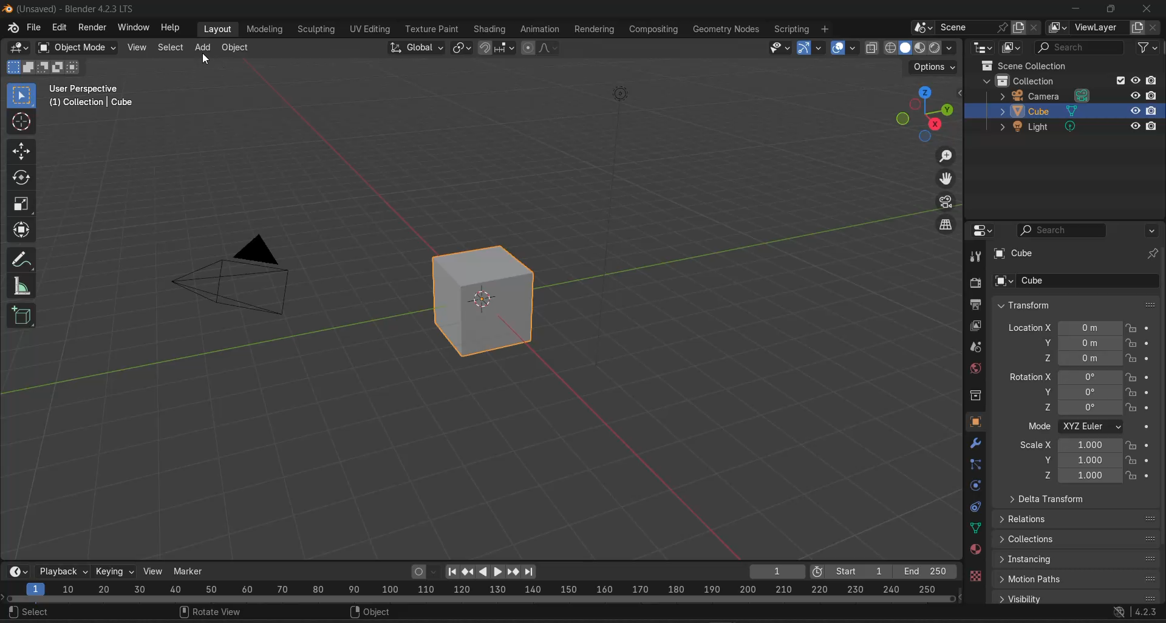 This screenshot has width=1166, height=623. Describe the element at coordinates (976, 305) in the screenshot. I see `output` at that location.